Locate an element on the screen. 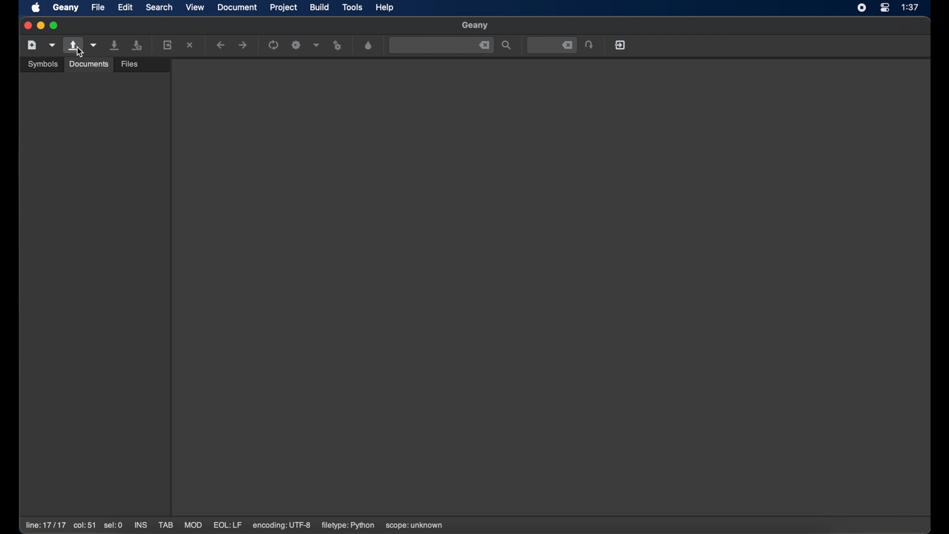 The width and height of the screenshot is (949, 534). scope: unknown is located at coordinates (415, 526).